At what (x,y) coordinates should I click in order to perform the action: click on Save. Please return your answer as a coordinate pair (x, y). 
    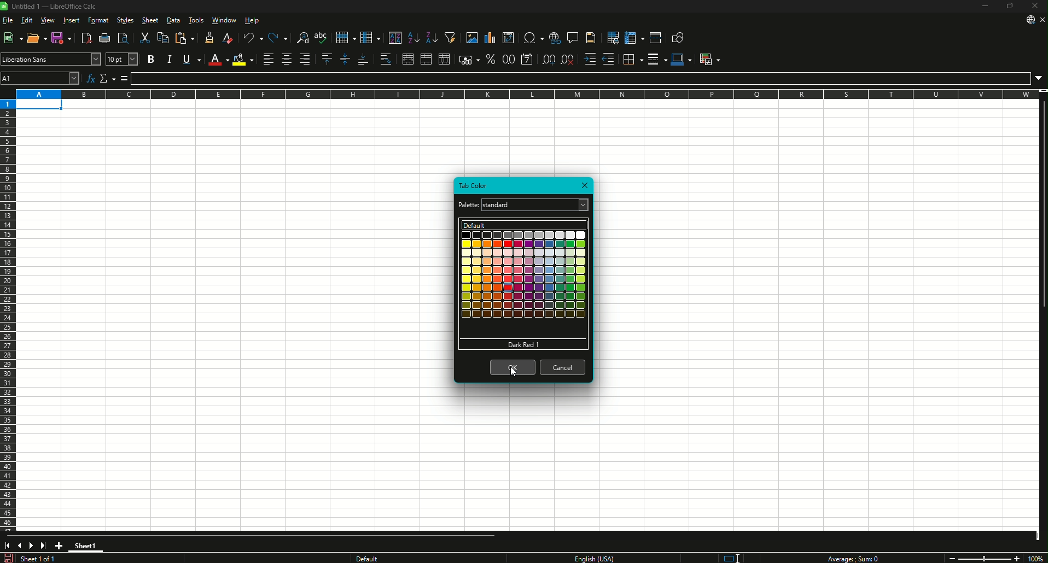
    Looking at the image, I should click on (62, 38).